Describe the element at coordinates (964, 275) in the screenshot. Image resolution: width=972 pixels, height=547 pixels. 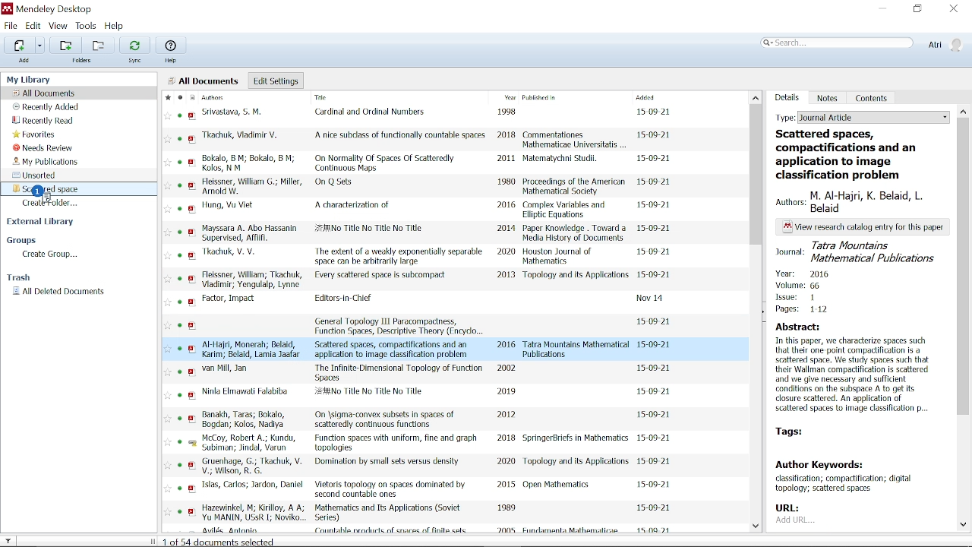
I see `Vertical scrollbar for details` at that location.